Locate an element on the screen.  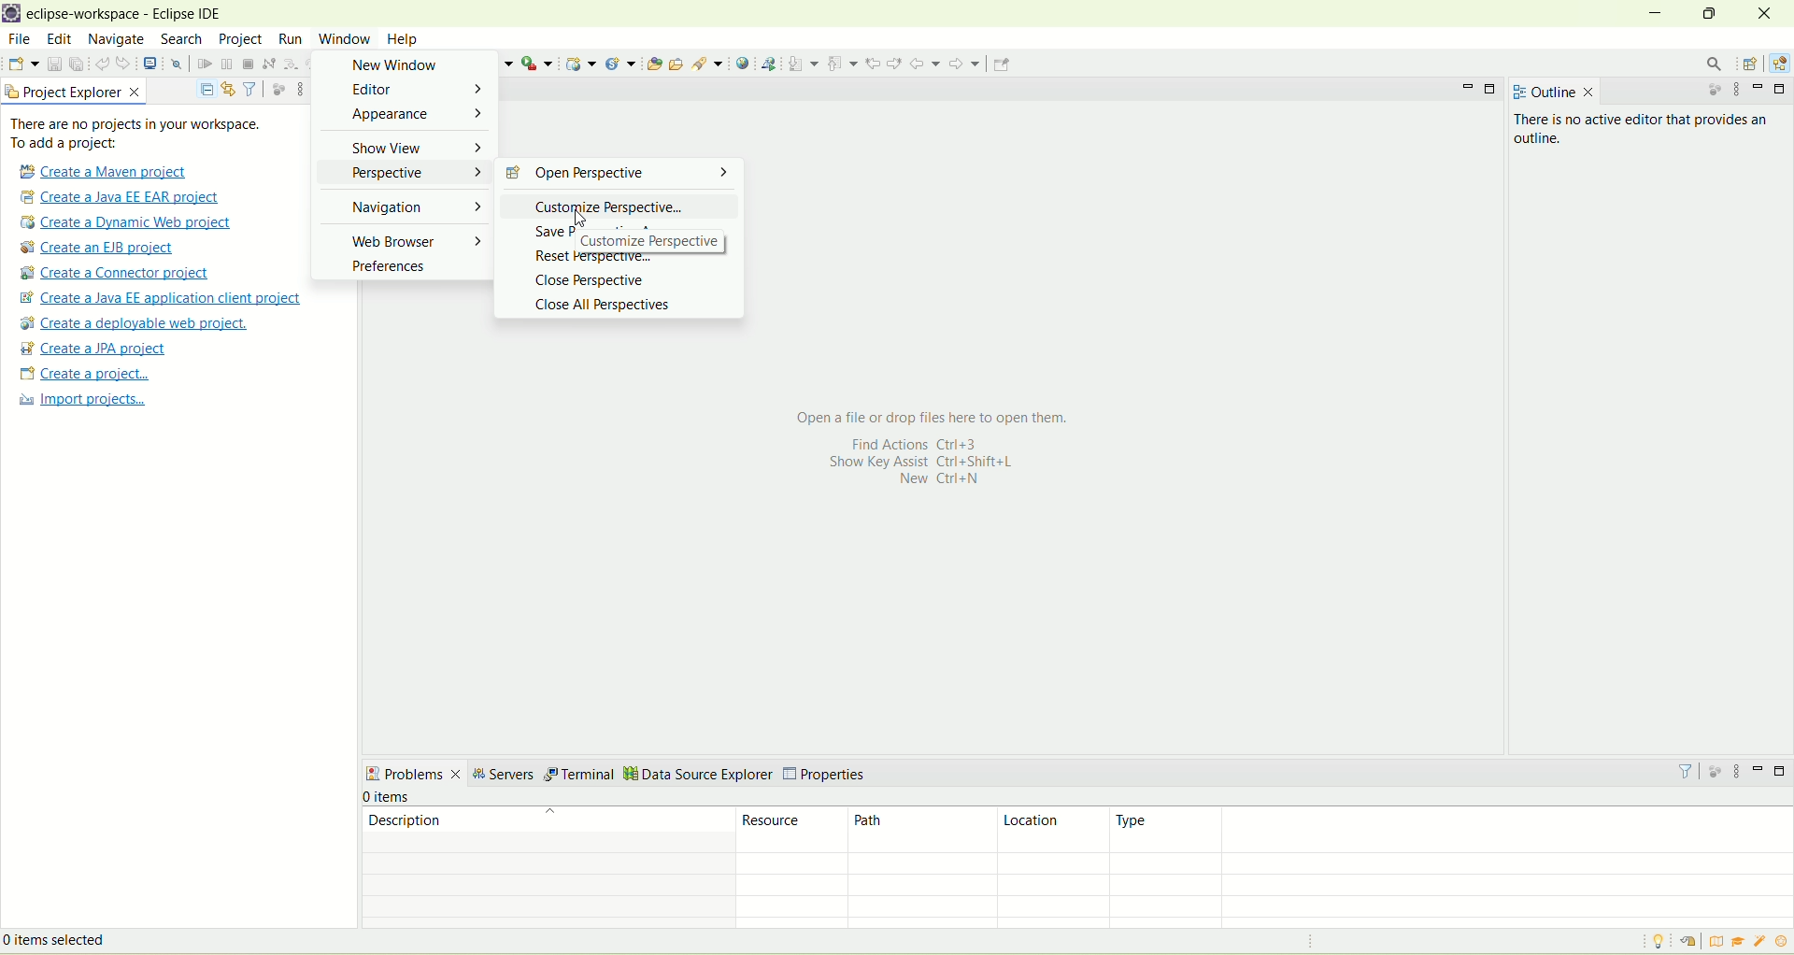
open perspective is located at coordinates (1752, 63).